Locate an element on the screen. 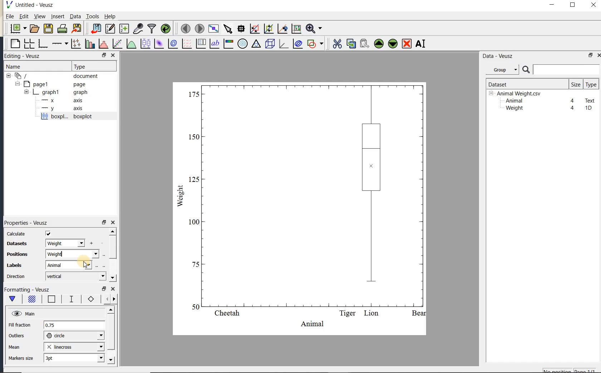 The image size is (601, 373). zoom function menus is located at coordinates (314, 29).